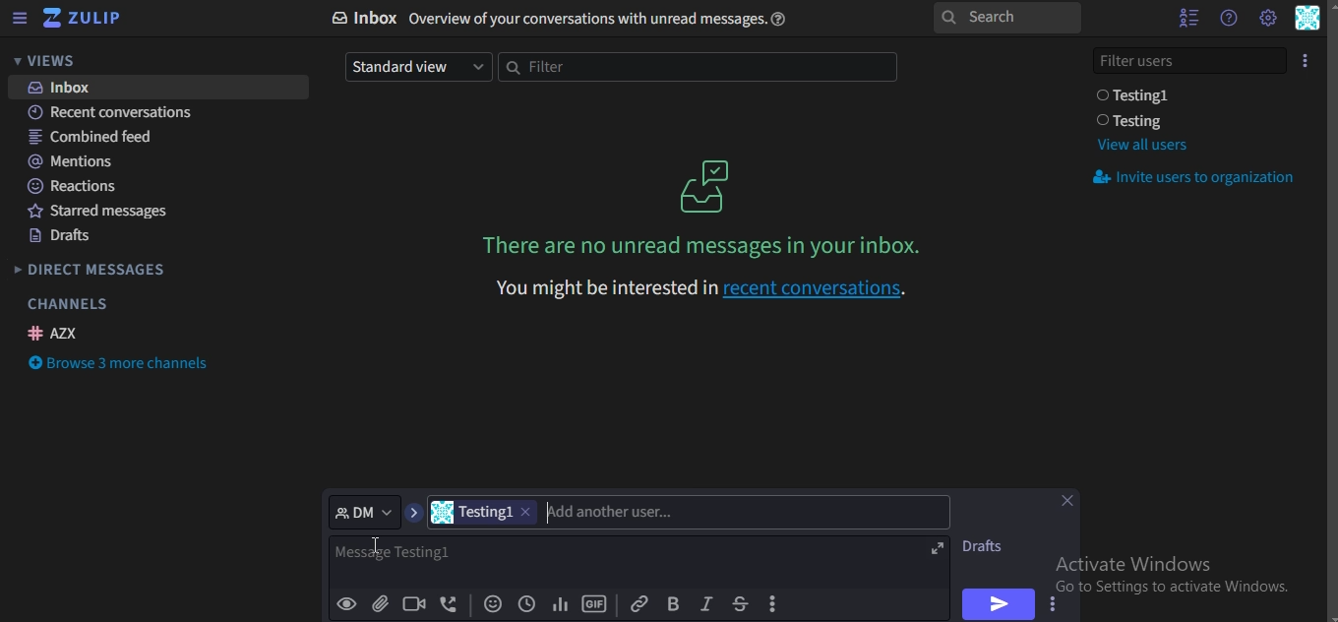  I want to click on filter users, so click(1191, 58).